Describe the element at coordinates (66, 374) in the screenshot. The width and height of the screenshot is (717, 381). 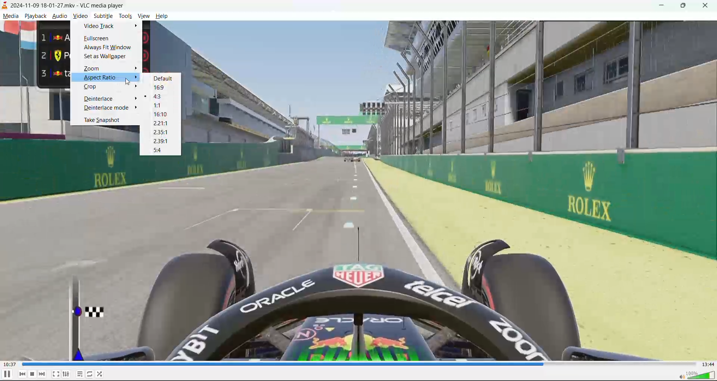
I see `settings` at that location.